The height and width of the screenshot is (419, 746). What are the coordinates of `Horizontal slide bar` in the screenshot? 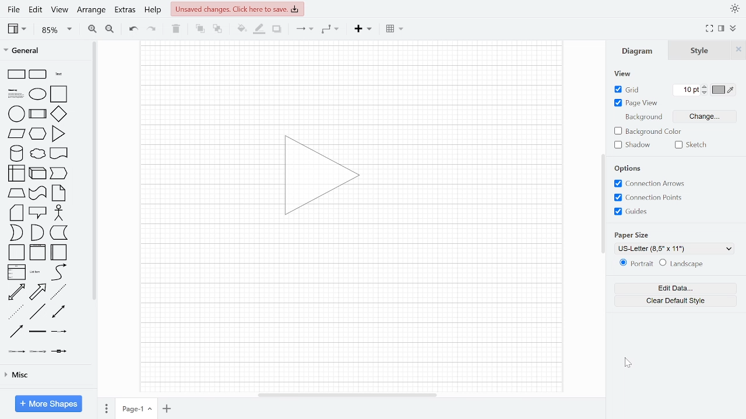 It's located at (347, 395).